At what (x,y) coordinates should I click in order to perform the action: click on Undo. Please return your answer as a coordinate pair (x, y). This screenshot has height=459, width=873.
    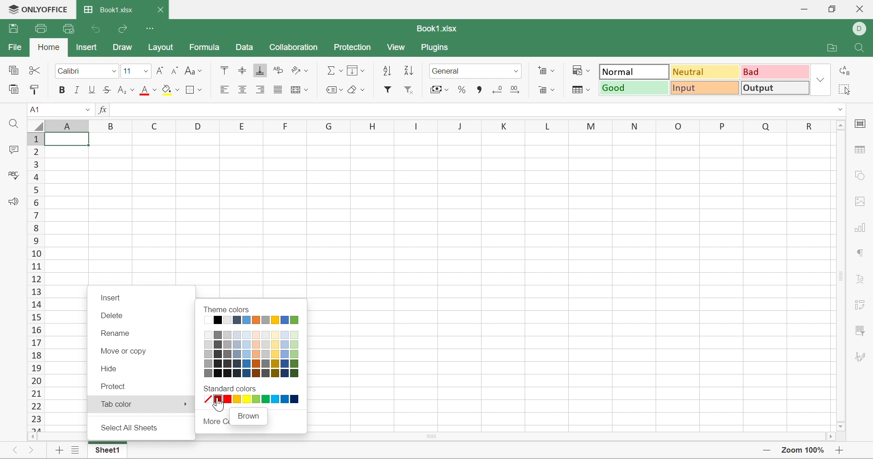
    Looking at the image, I should click on (98, 30).